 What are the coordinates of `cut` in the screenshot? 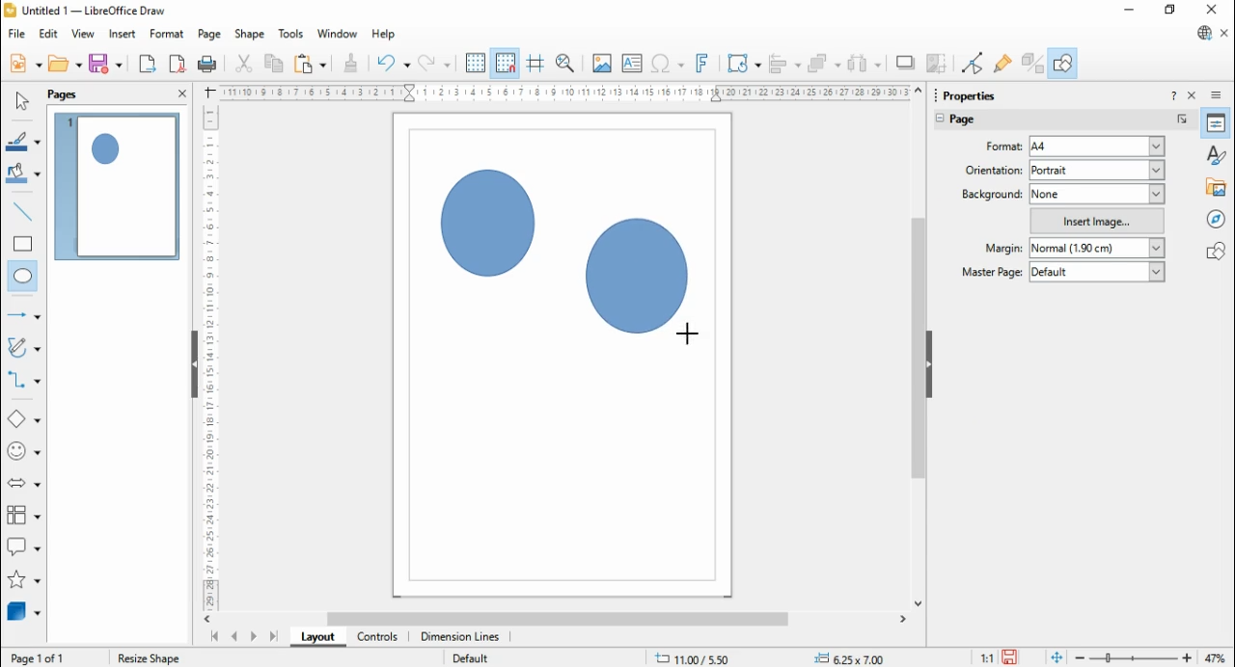 It's located at (243, 63).